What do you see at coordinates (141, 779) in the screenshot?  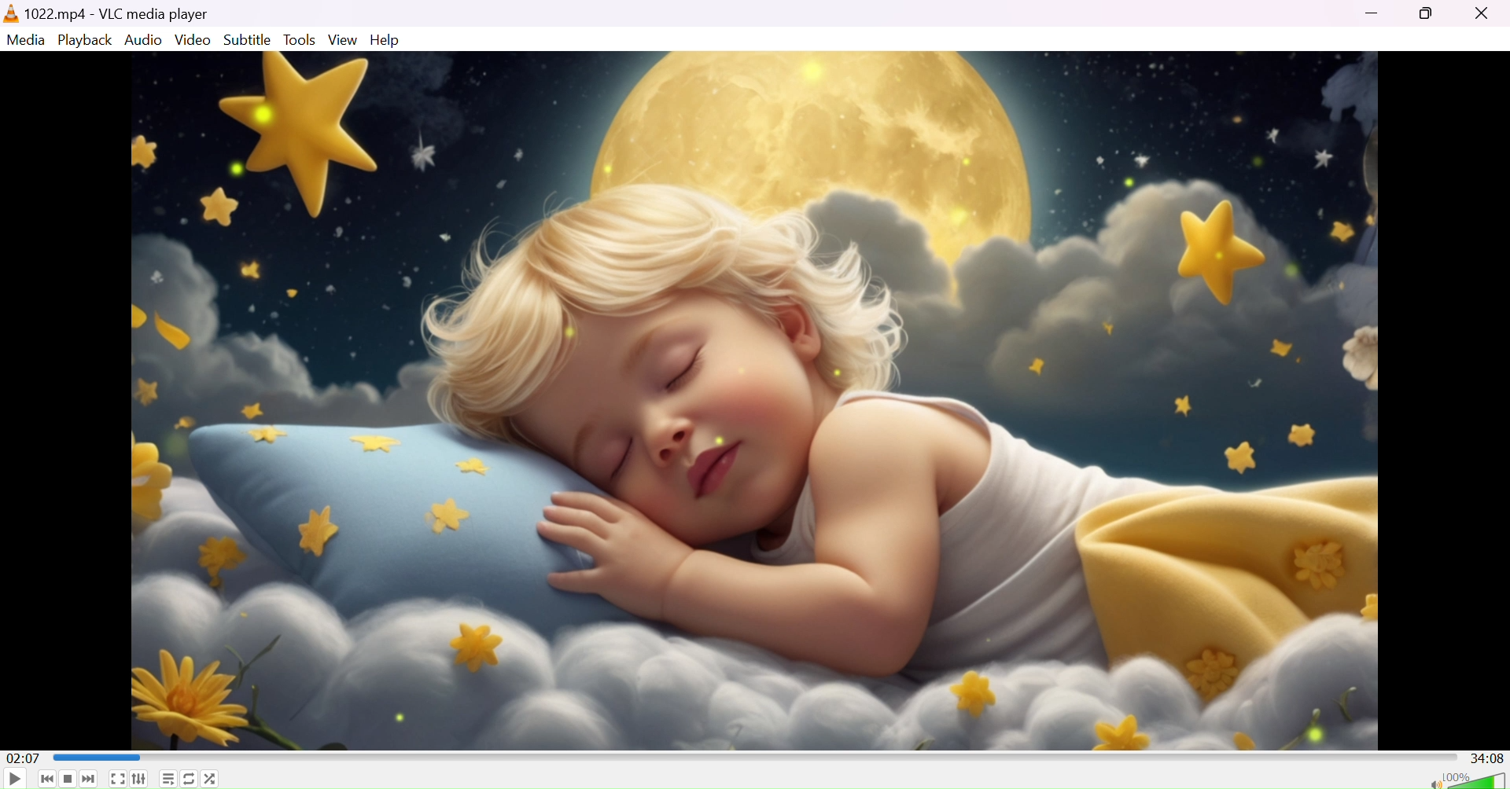 I see `Show extended settings` at bounding box center [141, 779].